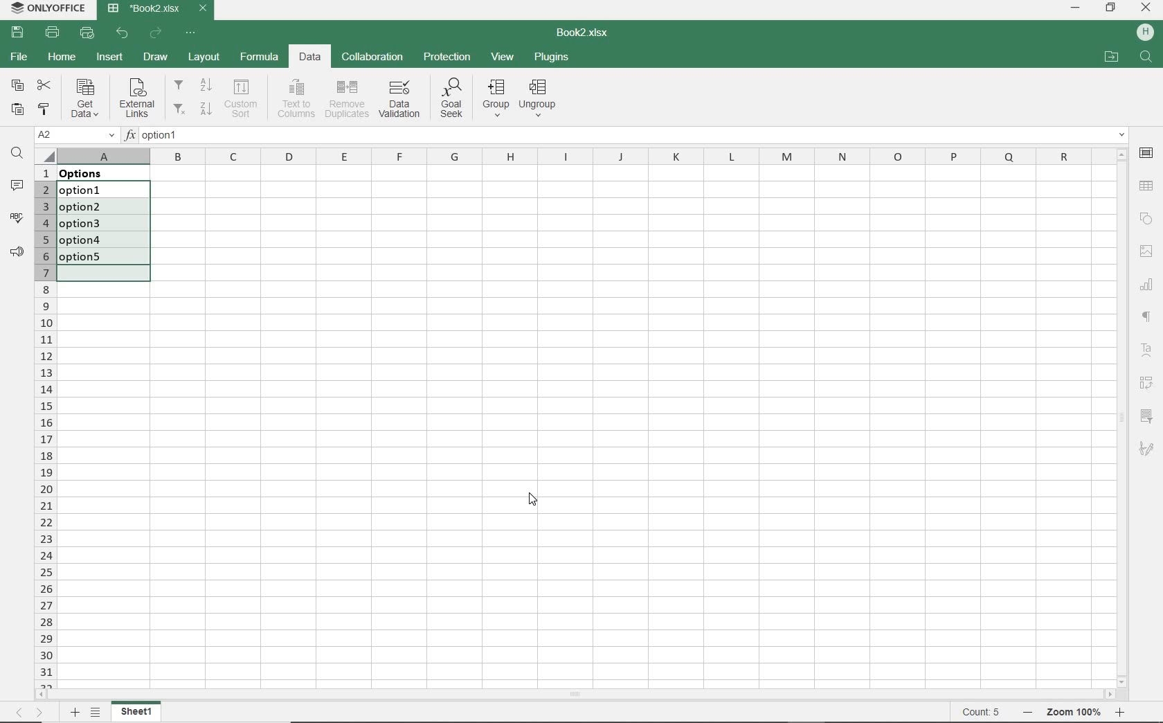 The height and width of the screenshot is (723, 1163). What do you see at coordinates (1150, 383) in the screenshot?
I see `Reverse ` at bounding box center [1150, 383].